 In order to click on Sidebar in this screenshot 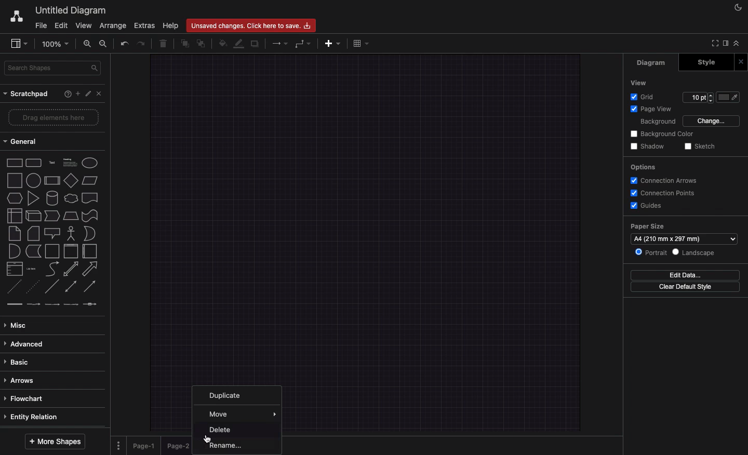, I will do `click(20, 43)`.